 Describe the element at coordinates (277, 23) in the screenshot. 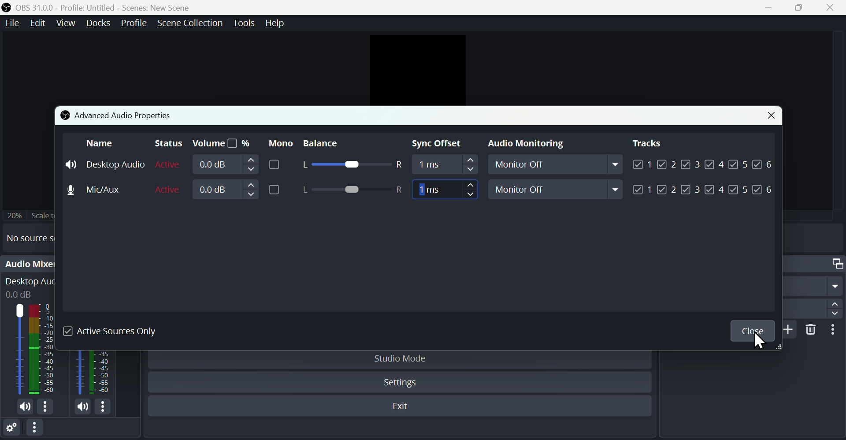

I see `help` at that location.